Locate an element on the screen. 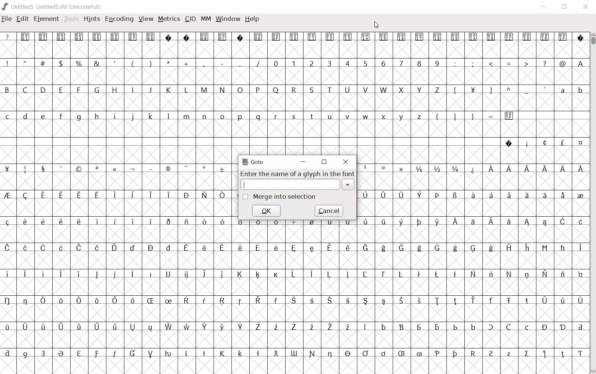 This screenshot has height=374, width=596. Symbol is located at coordinates (9, 274).